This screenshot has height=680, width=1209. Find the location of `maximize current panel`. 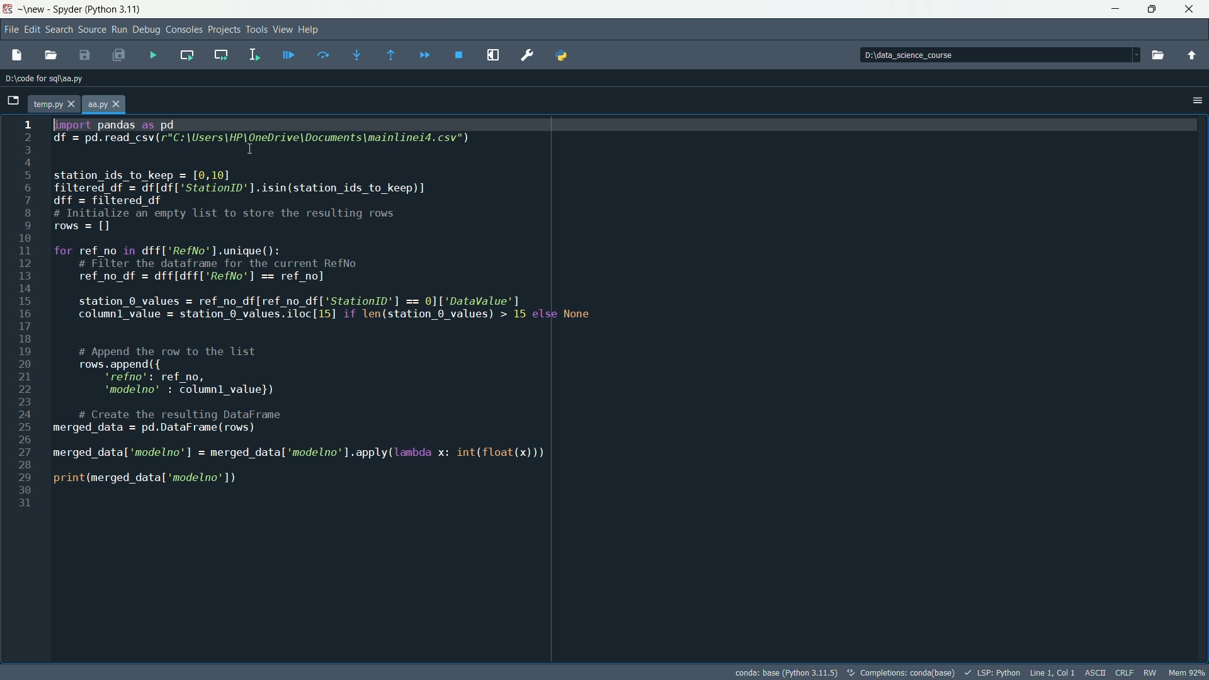

maximize current panel is located at coordinates (493, 55).